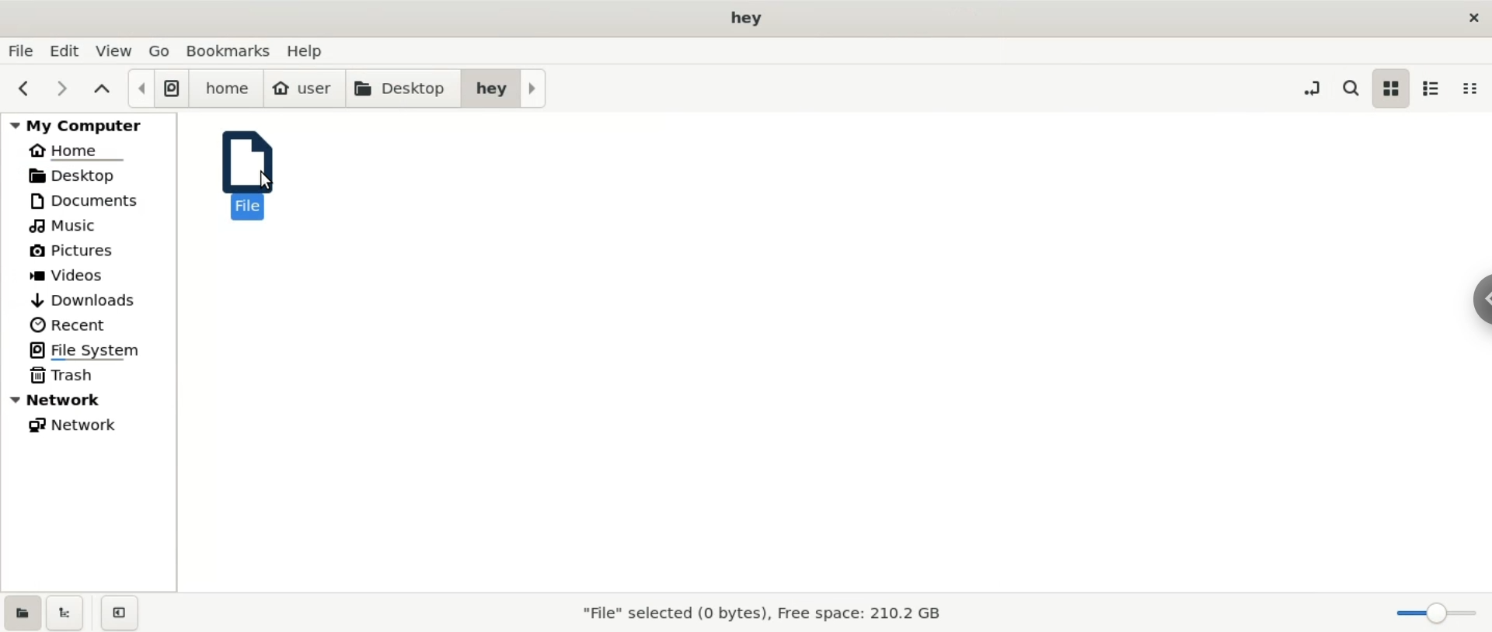 This screenshot has width=1492, height=632. I want to click on zoom, so click(1437, 614).